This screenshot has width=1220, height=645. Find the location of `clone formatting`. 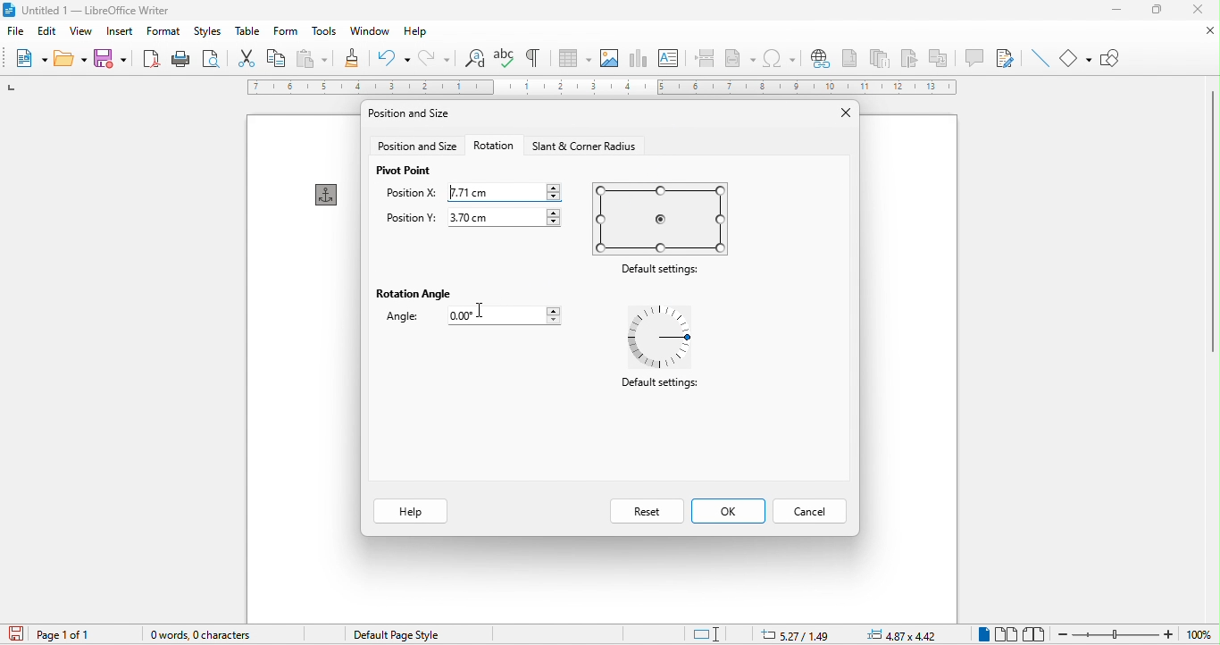

clone formatting is located at coordinates (350, 59).